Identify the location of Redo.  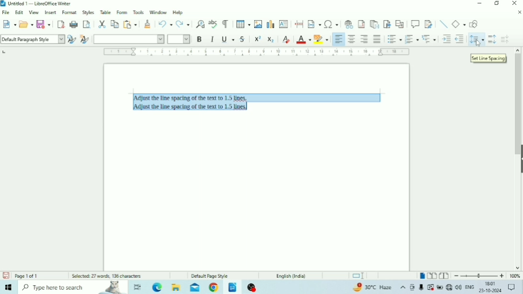
(183, 24).